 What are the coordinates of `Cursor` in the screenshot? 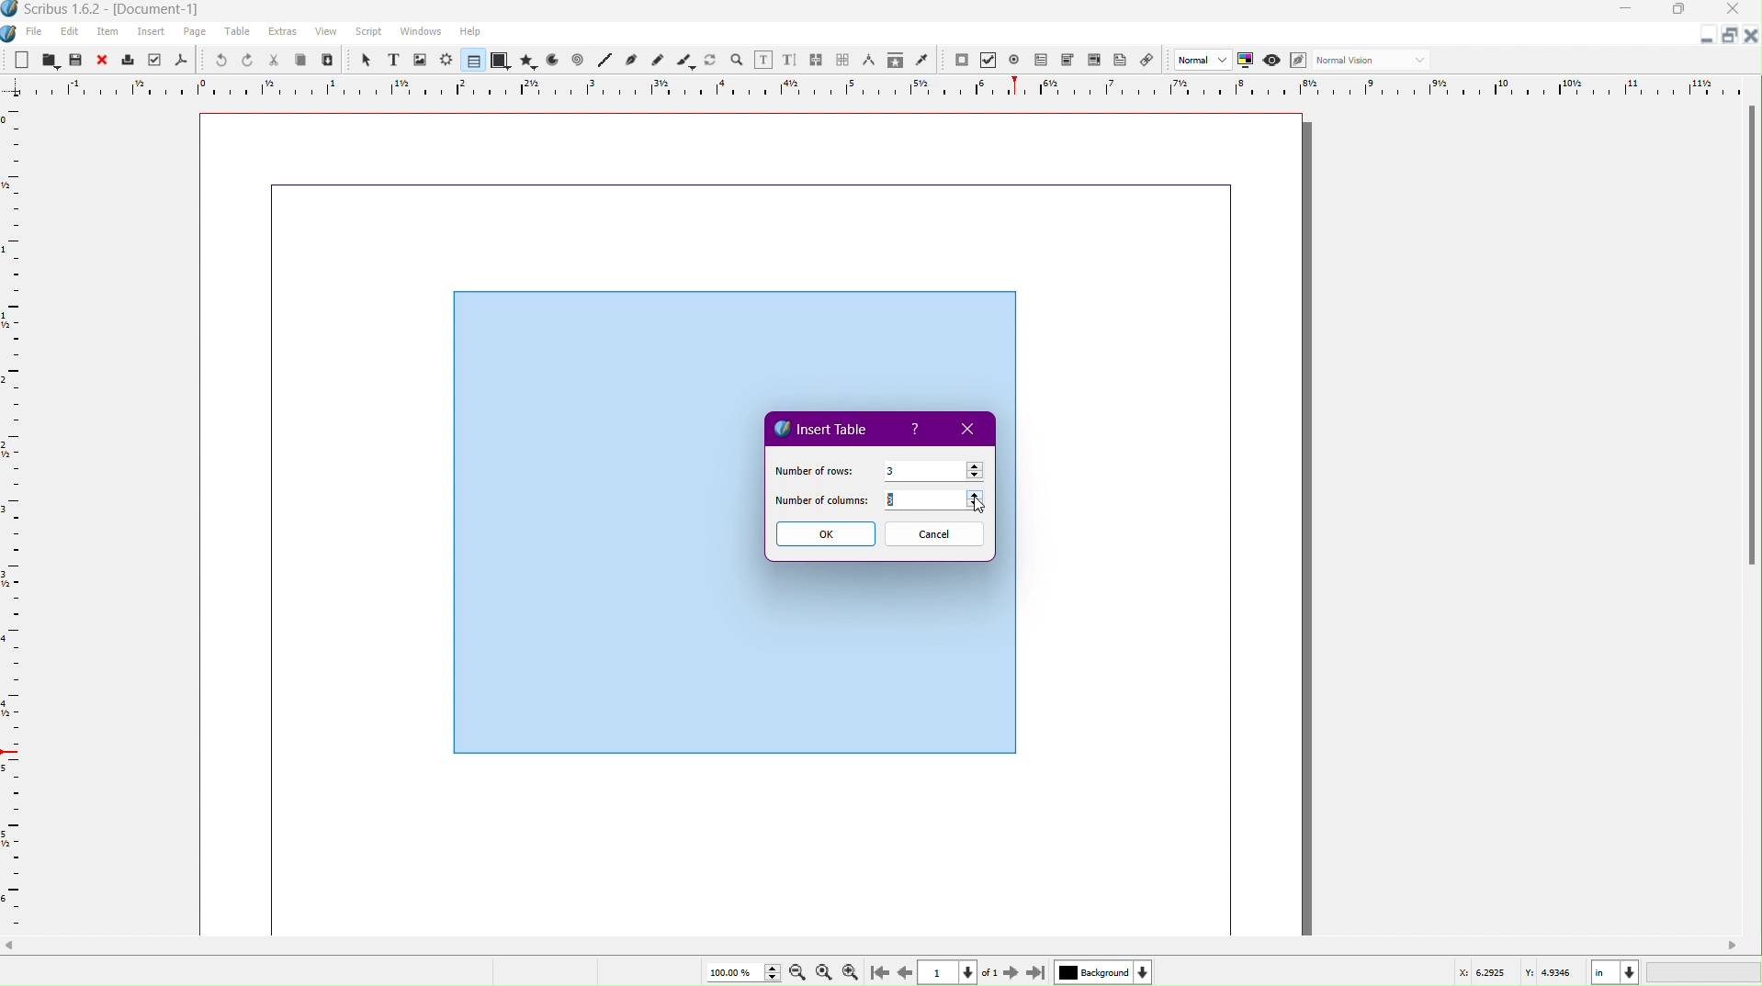 It's located at (982, 503).